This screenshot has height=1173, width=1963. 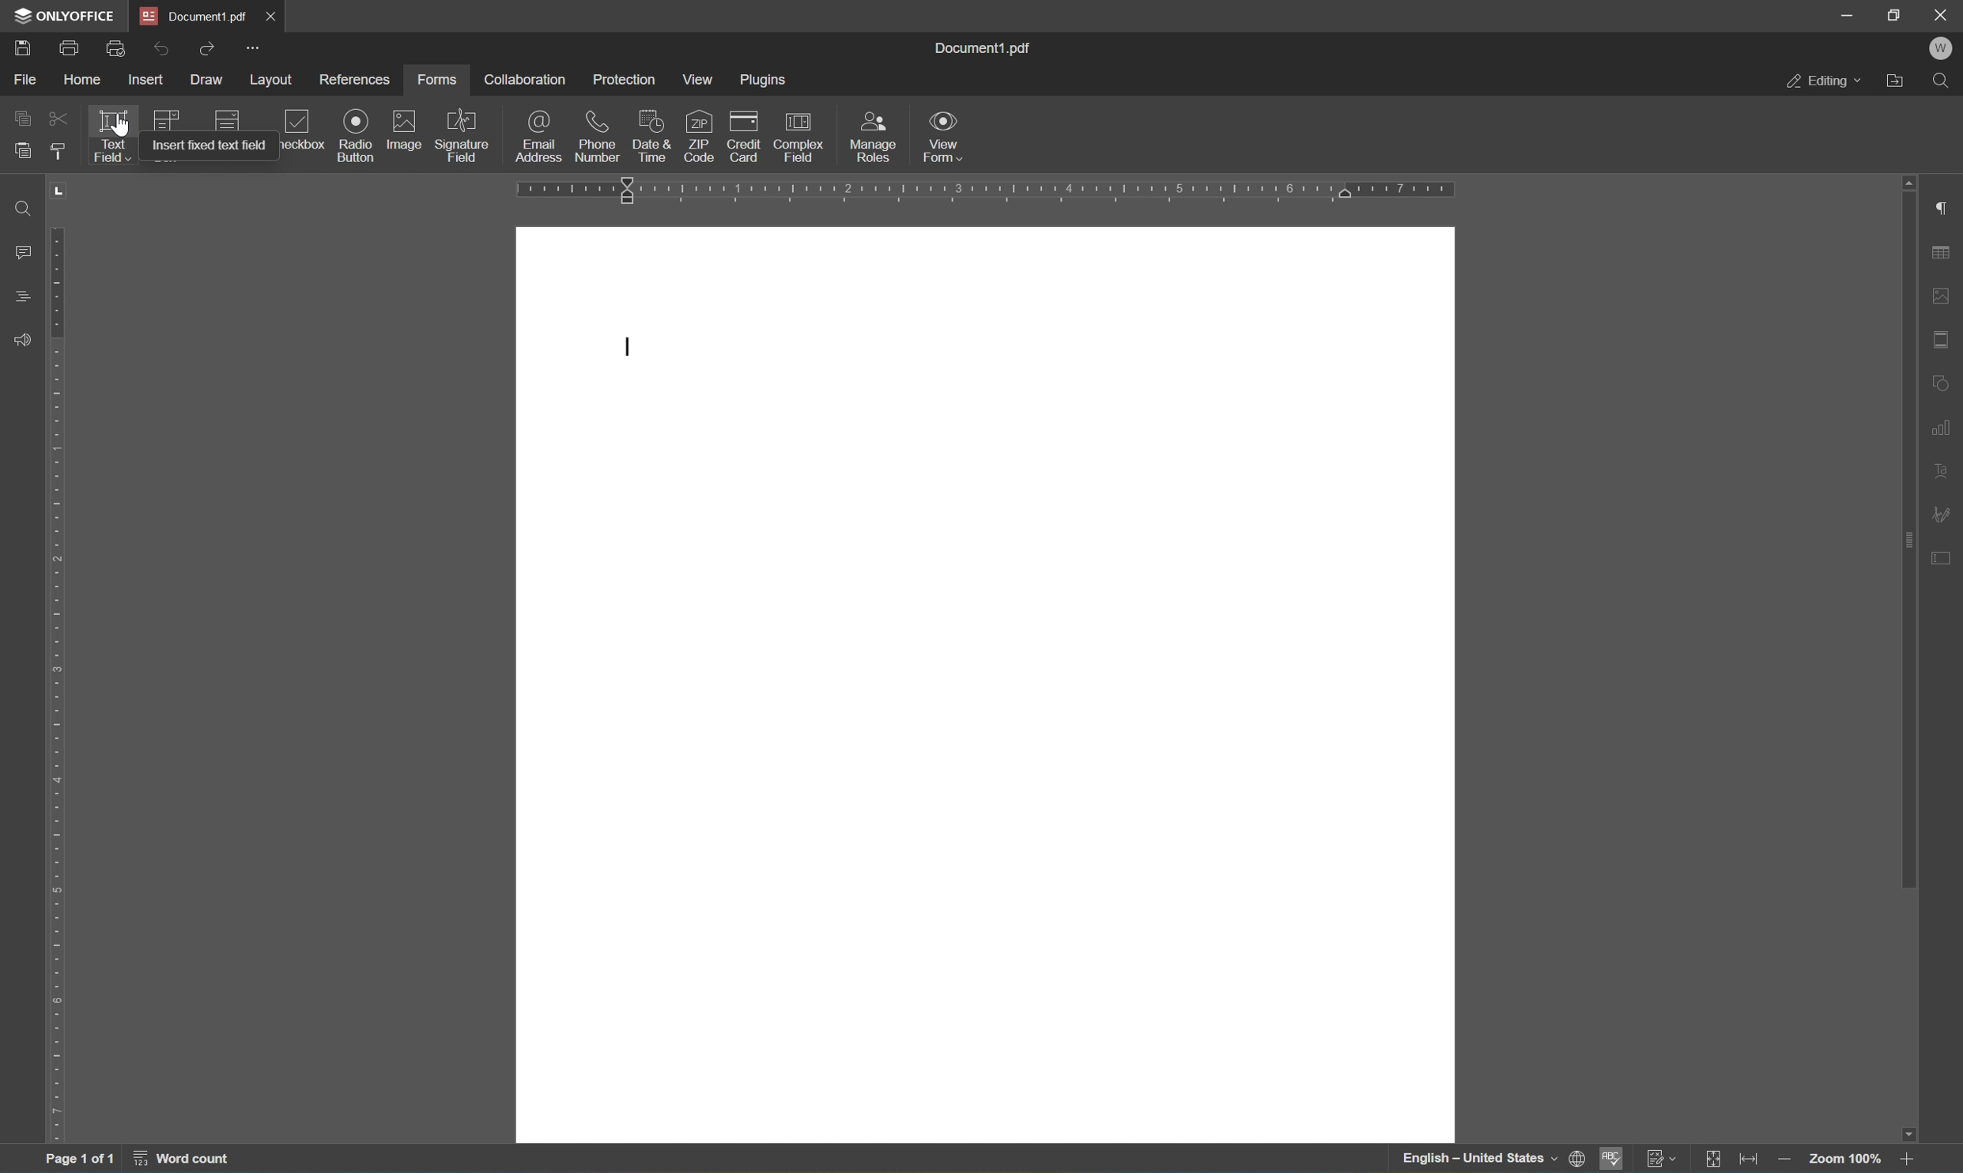 I want to click on welcome, so click(x=1940, y=50).